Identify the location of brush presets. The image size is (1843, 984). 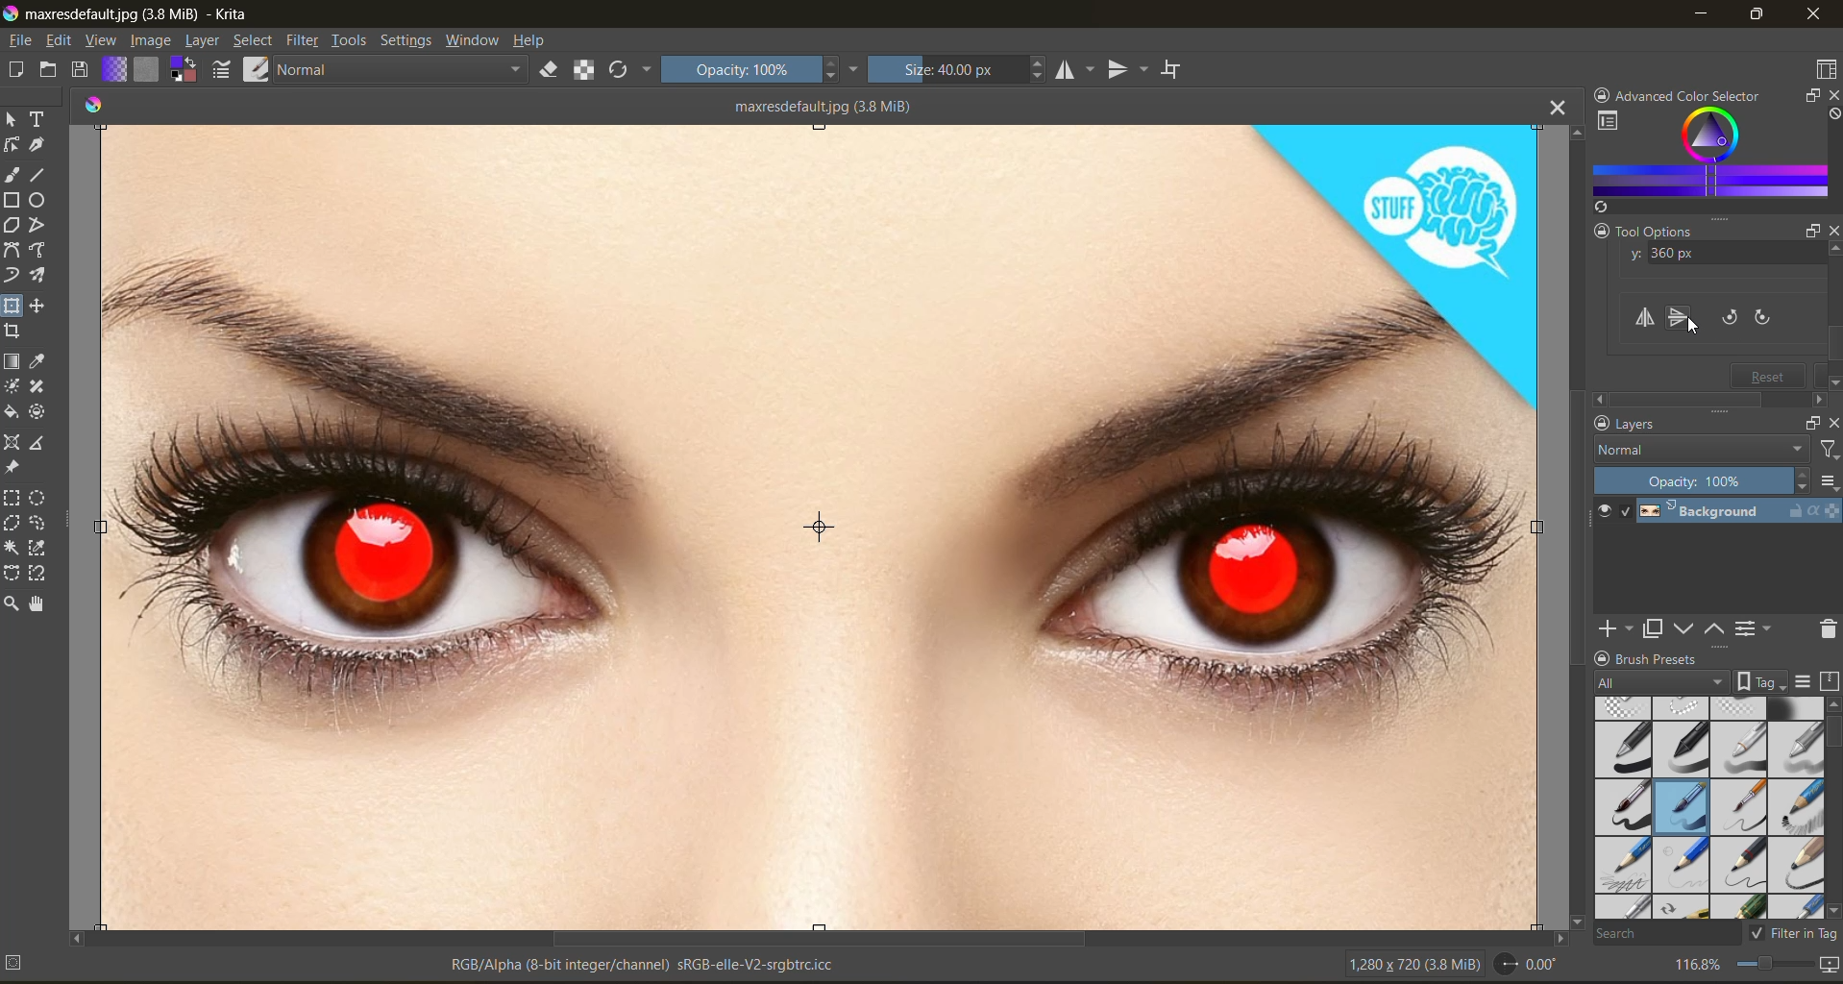
(1709, 808).